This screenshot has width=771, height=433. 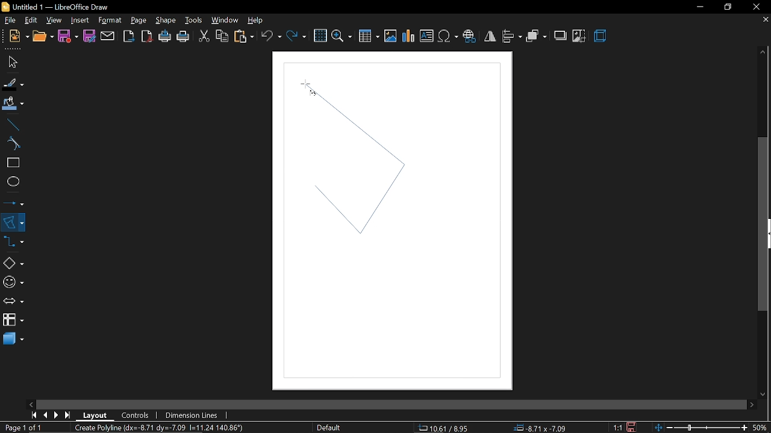 What do you see at coordinates (369, 35) in the screenshot?
I see `insert table` at bounding box center [369, 35].